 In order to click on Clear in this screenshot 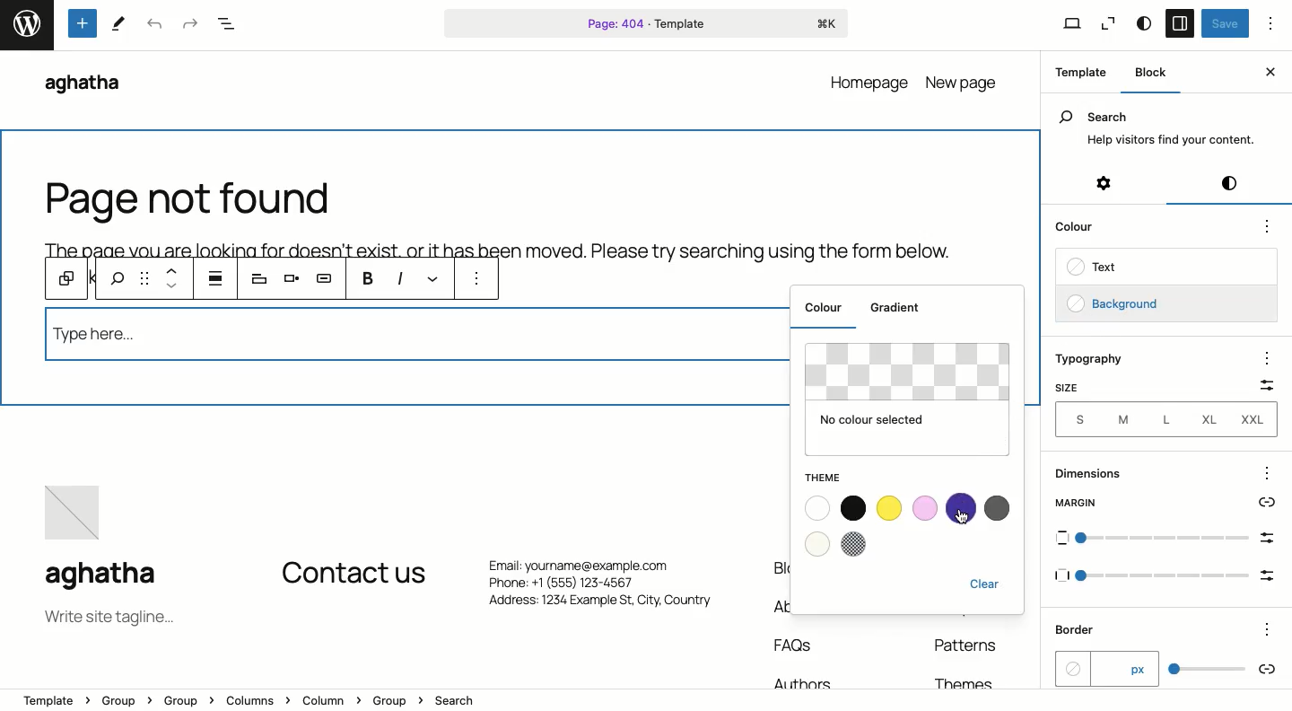, I will do `click(988, 583)`.